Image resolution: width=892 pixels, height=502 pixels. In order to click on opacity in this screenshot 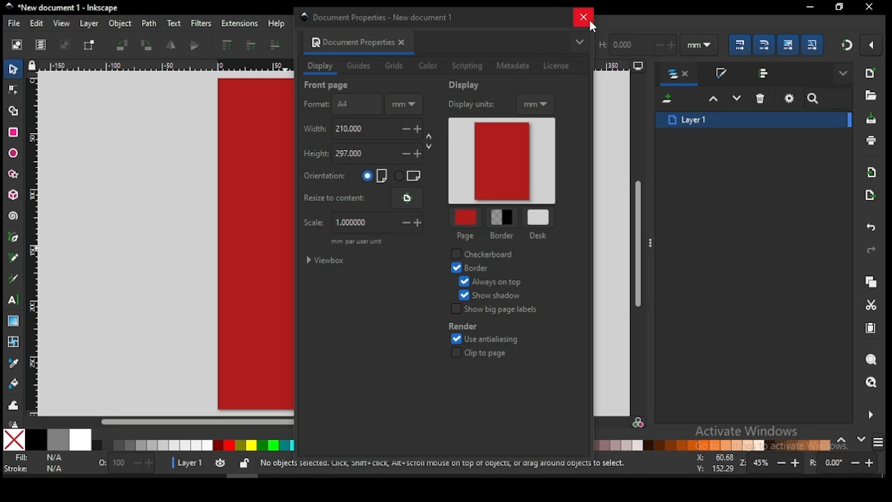, I will do `click(125, 465)`.